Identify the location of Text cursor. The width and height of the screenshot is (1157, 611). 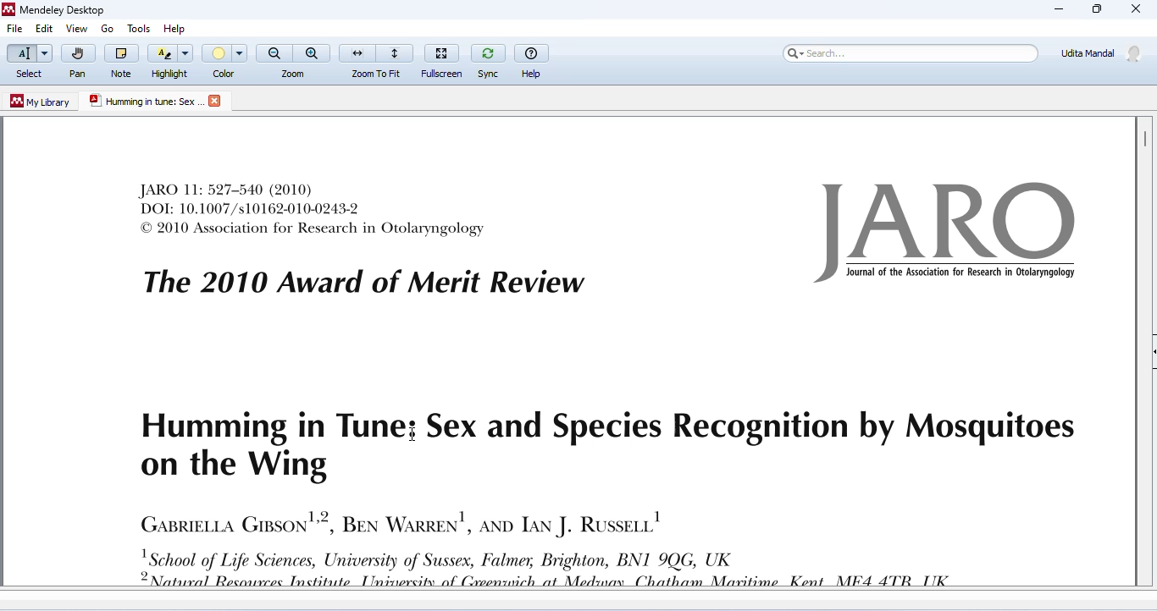
(414, 435).